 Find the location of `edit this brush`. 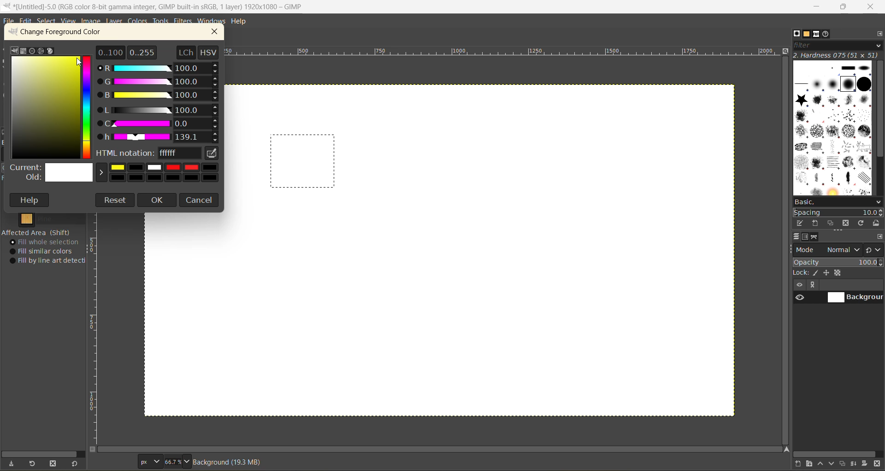

edit this brush is located at coordinates (801, 224).